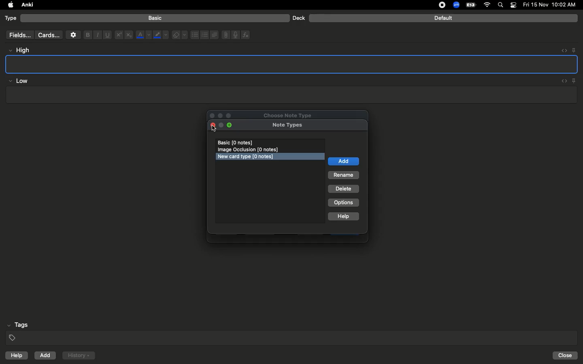 The width and height of the screenshot is (583, 364). I want to click on Settings, so click(73, 35).